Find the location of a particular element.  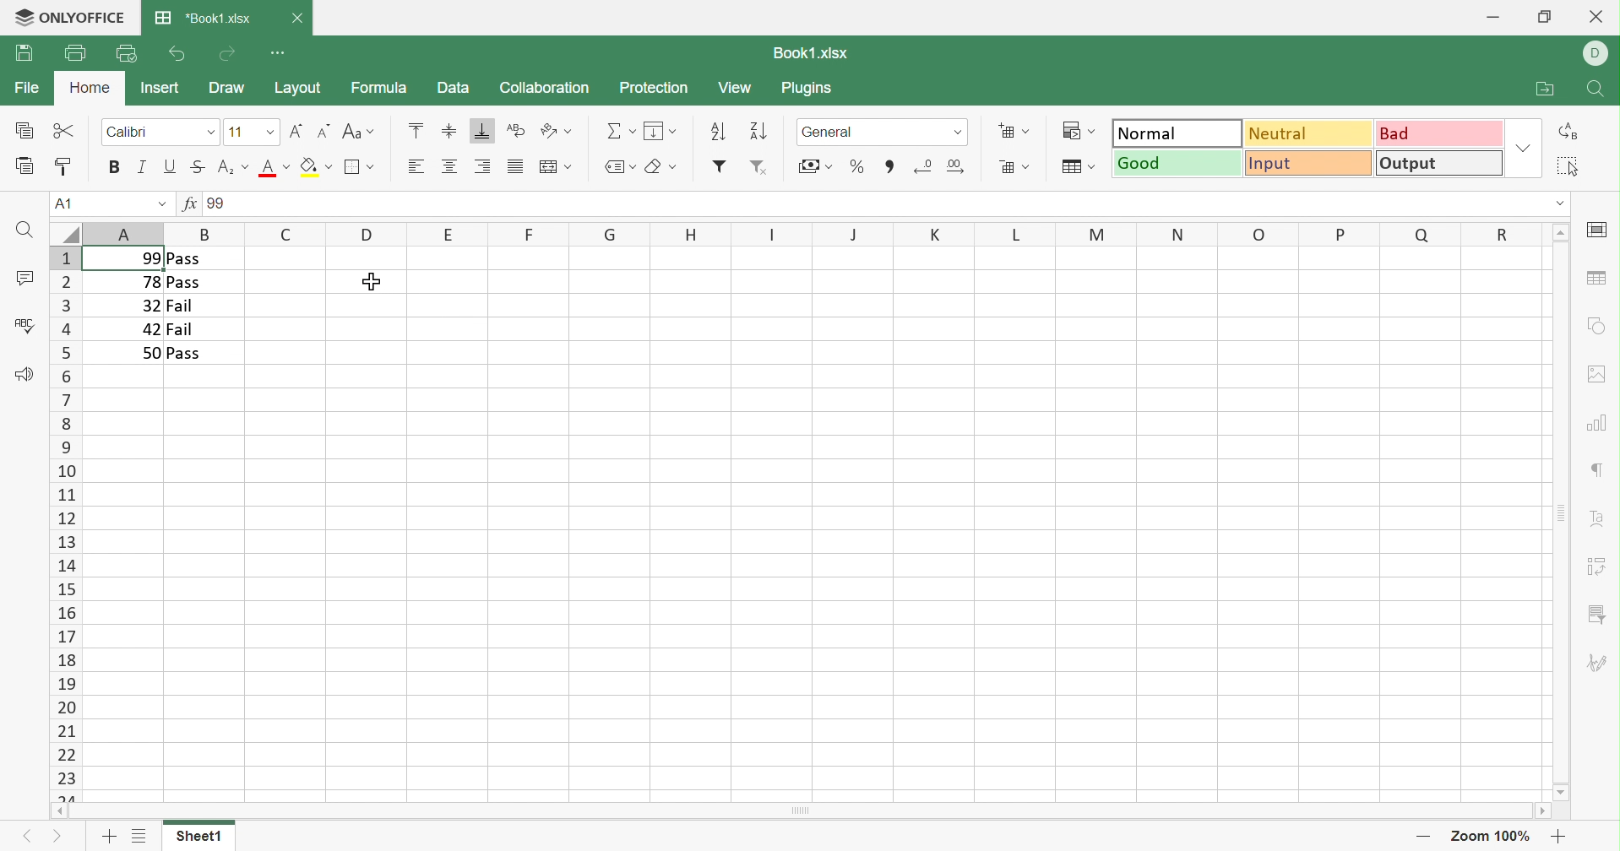

*Book1.xlsx is located at coordinates (203, 17).